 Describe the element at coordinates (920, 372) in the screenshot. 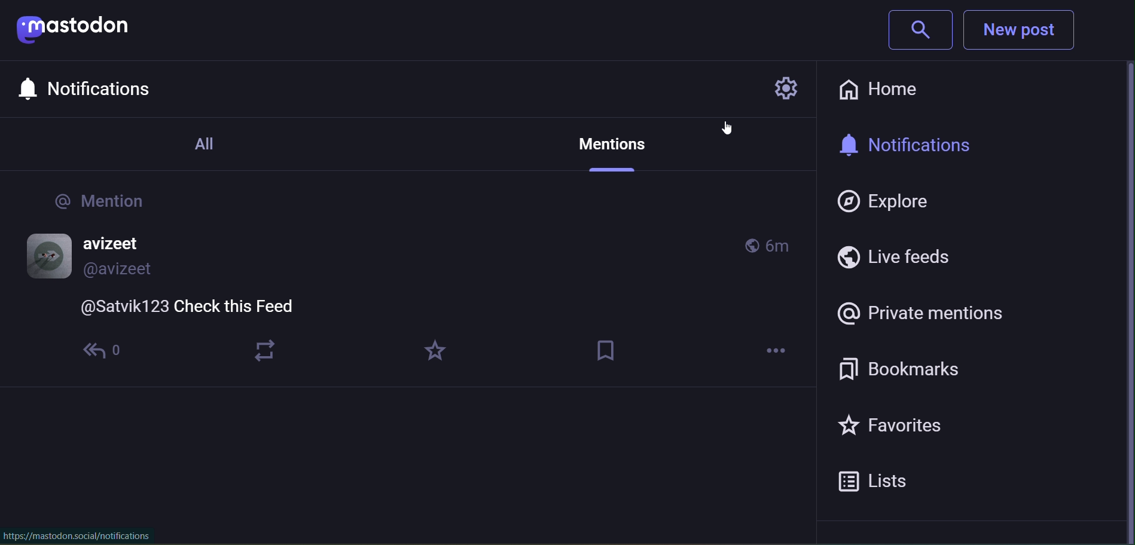

I see `Bookmarks` at that location.